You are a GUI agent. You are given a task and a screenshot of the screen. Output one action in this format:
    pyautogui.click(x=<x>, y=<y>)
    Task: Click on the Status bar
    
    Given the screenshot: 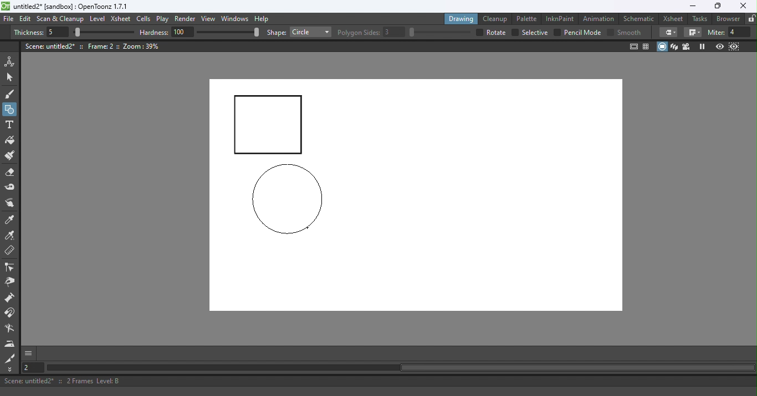 What is the action you would take?
    pyautogui.click(x=378, y=381)
    